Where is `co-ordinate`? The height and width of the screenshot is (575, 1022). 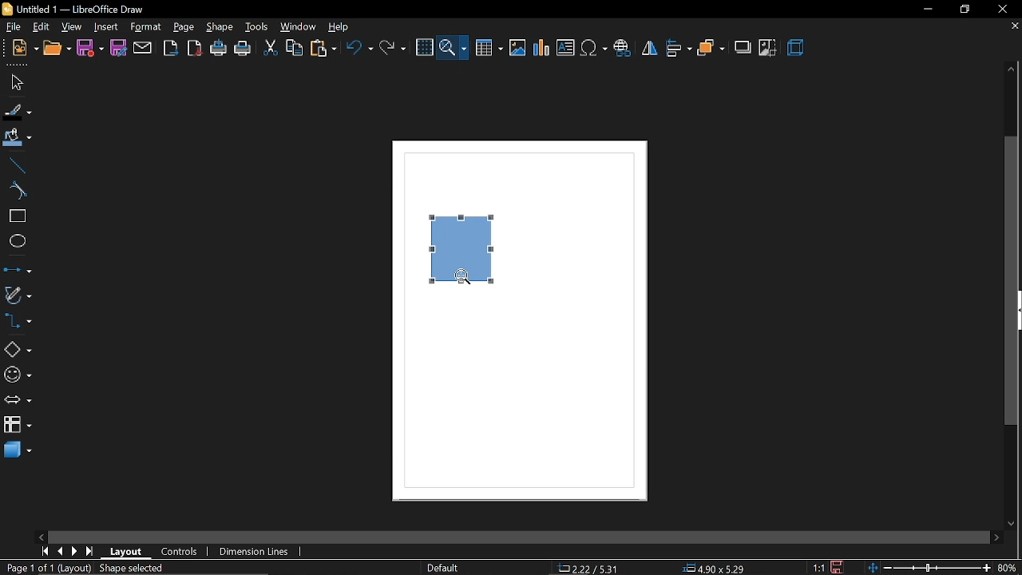 co-ordinate is located at coordinates (588, 569).